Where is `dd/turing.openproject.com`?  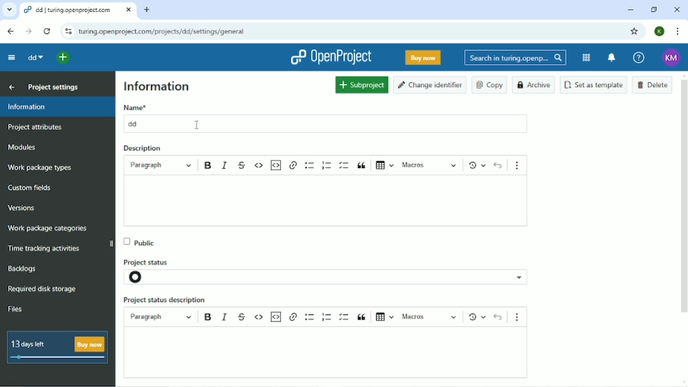
dd/turing.openproject.com is located at coordinates (77, 10).